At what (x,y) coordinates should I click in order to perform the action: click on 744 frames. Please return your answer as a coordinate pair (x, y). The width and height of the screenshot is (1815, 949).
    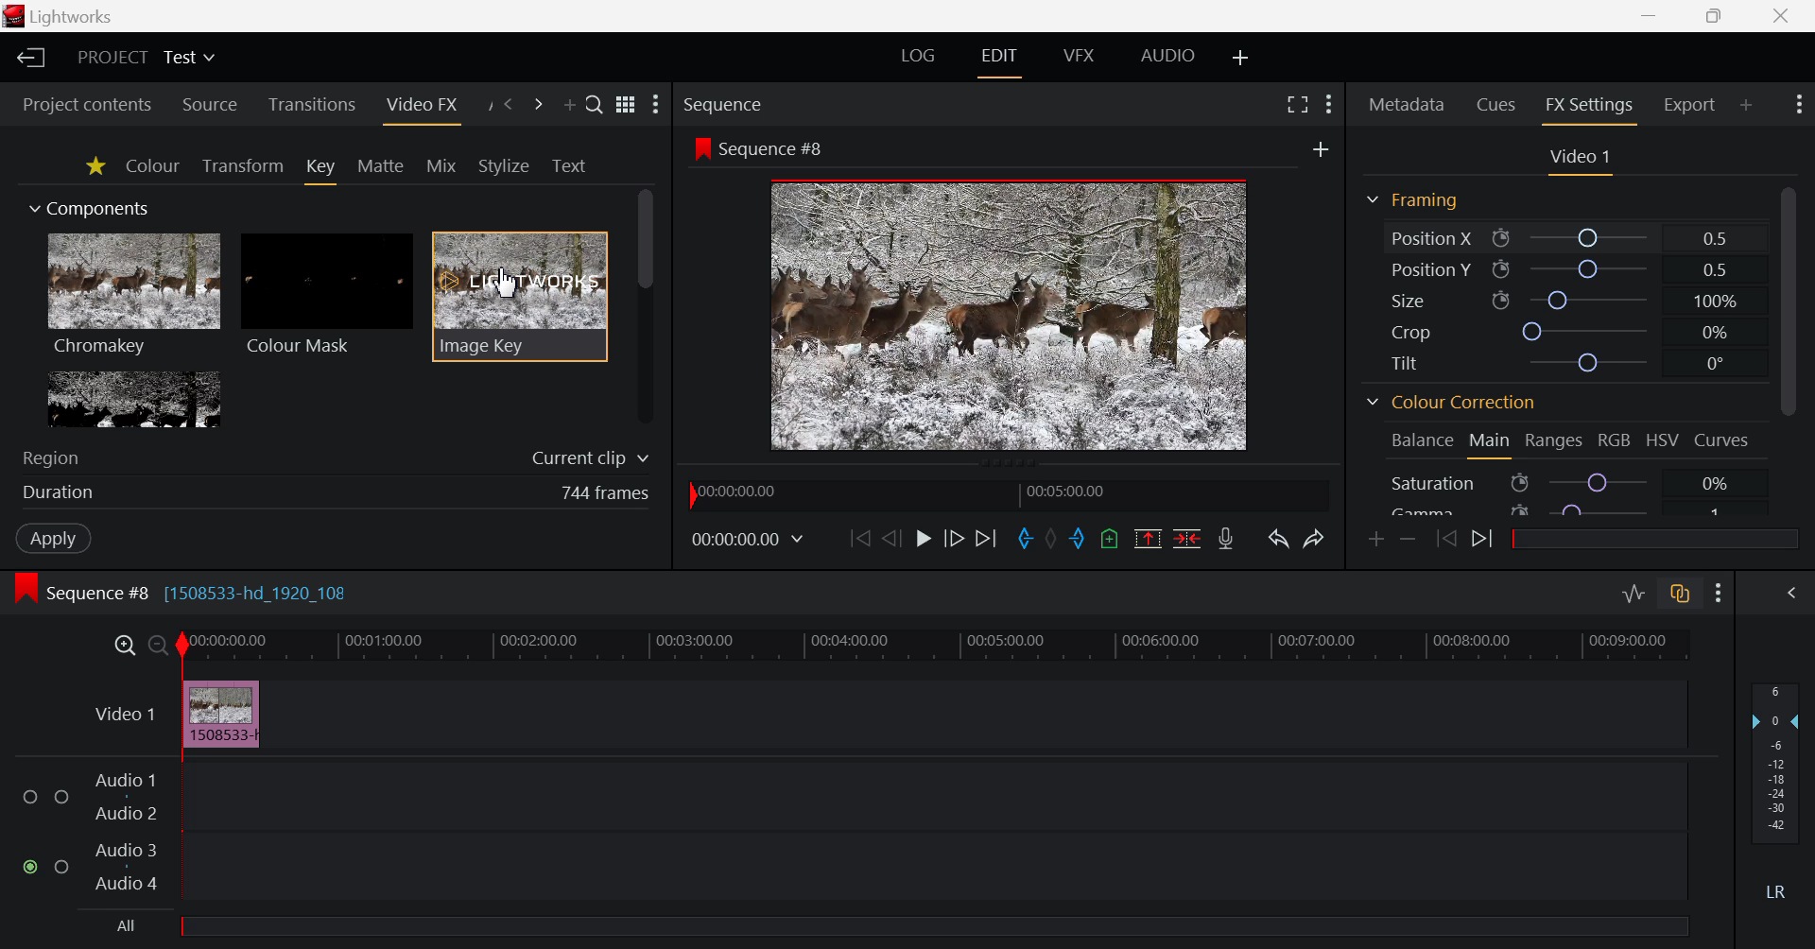
    Looking at the image, I should click on (605, 492).